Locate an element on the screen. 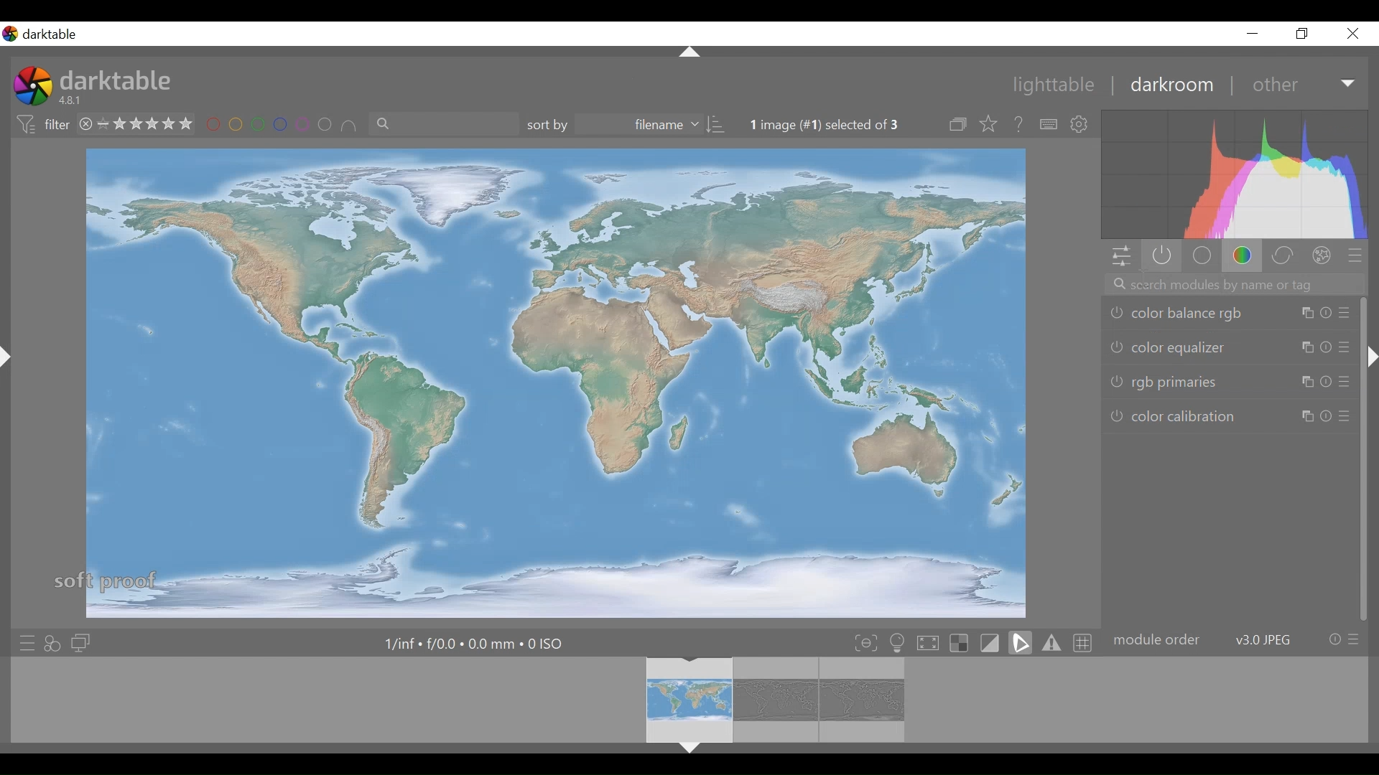 This screenshot has width=1379, height=775. toggle softproofing is located at coordinates (1020, 643).